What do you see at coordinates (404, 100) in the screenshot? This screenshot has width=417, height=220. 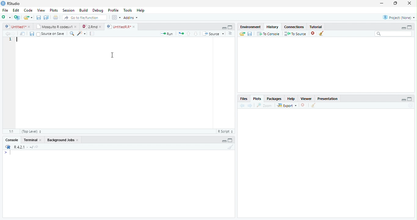 I see `minimize` at bounding box center [404, 100].